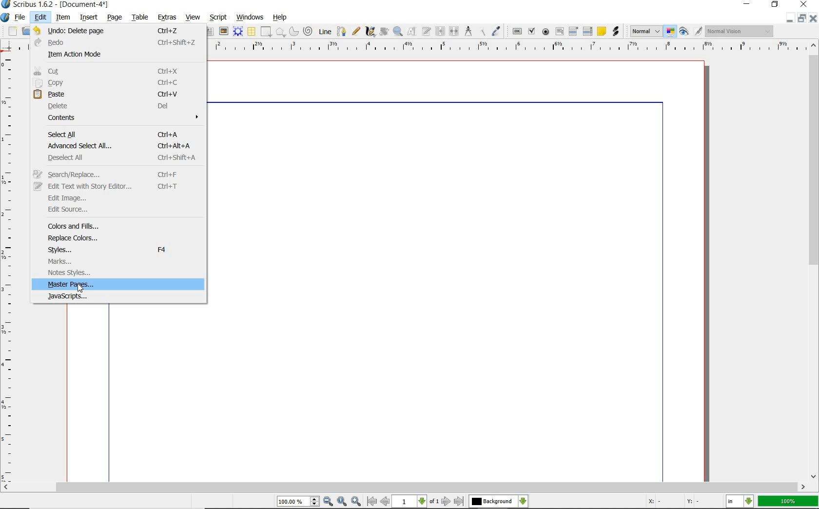 This screenshot has height=509, width=819. I want to click on Scribus 1.6.2 - [Document-4*], so click(56, 5).